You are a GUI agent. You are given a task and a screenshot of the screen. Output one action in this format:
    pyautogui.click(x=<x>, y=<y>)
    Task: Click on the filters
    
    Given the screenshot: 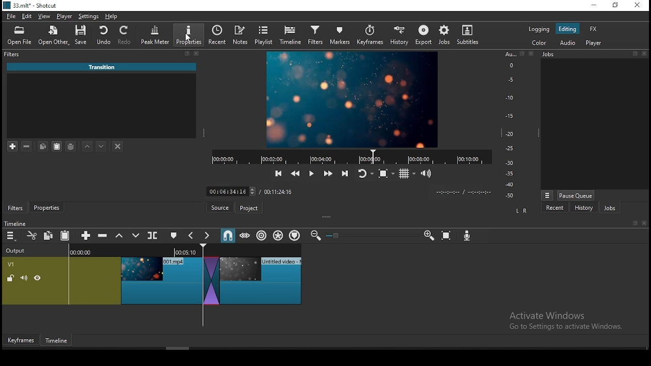 What is the action you would take?
    pyautogui.click(x=11, y=54)
    